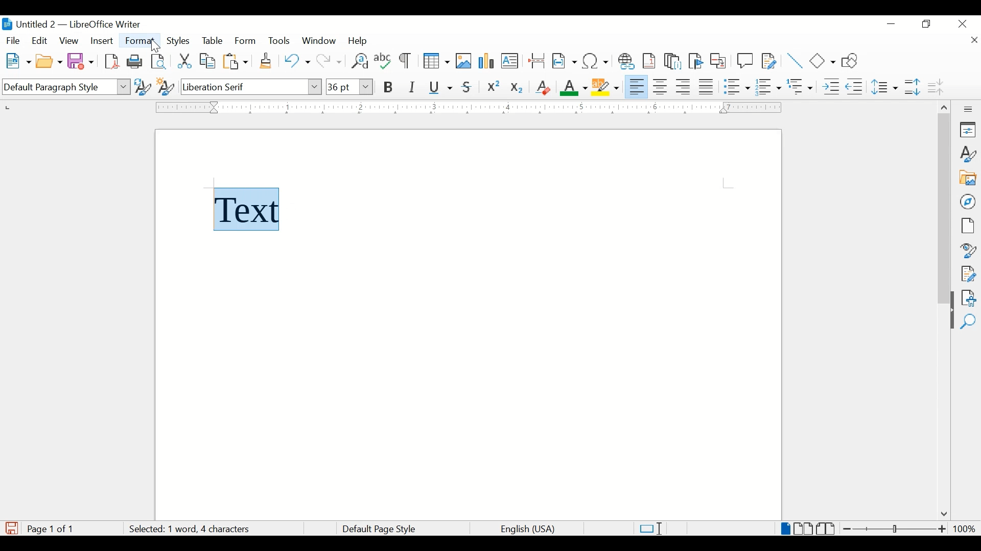 This screenshot has height=551, width=981. I want to click on decrease indent, so click(855, 86).